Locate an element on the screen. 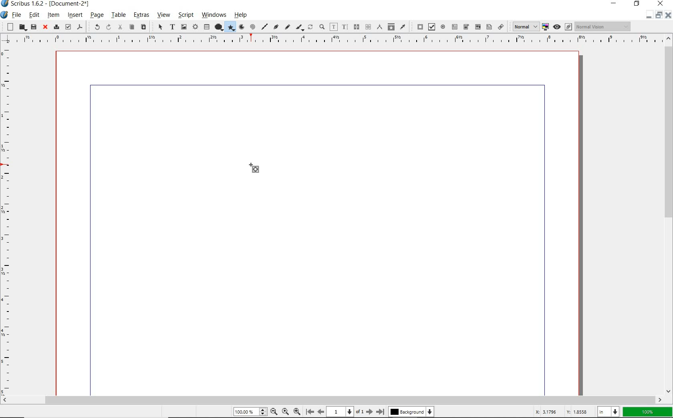 This screenshot has width=673, height=418. spiral is located at coordinates (253, 26).